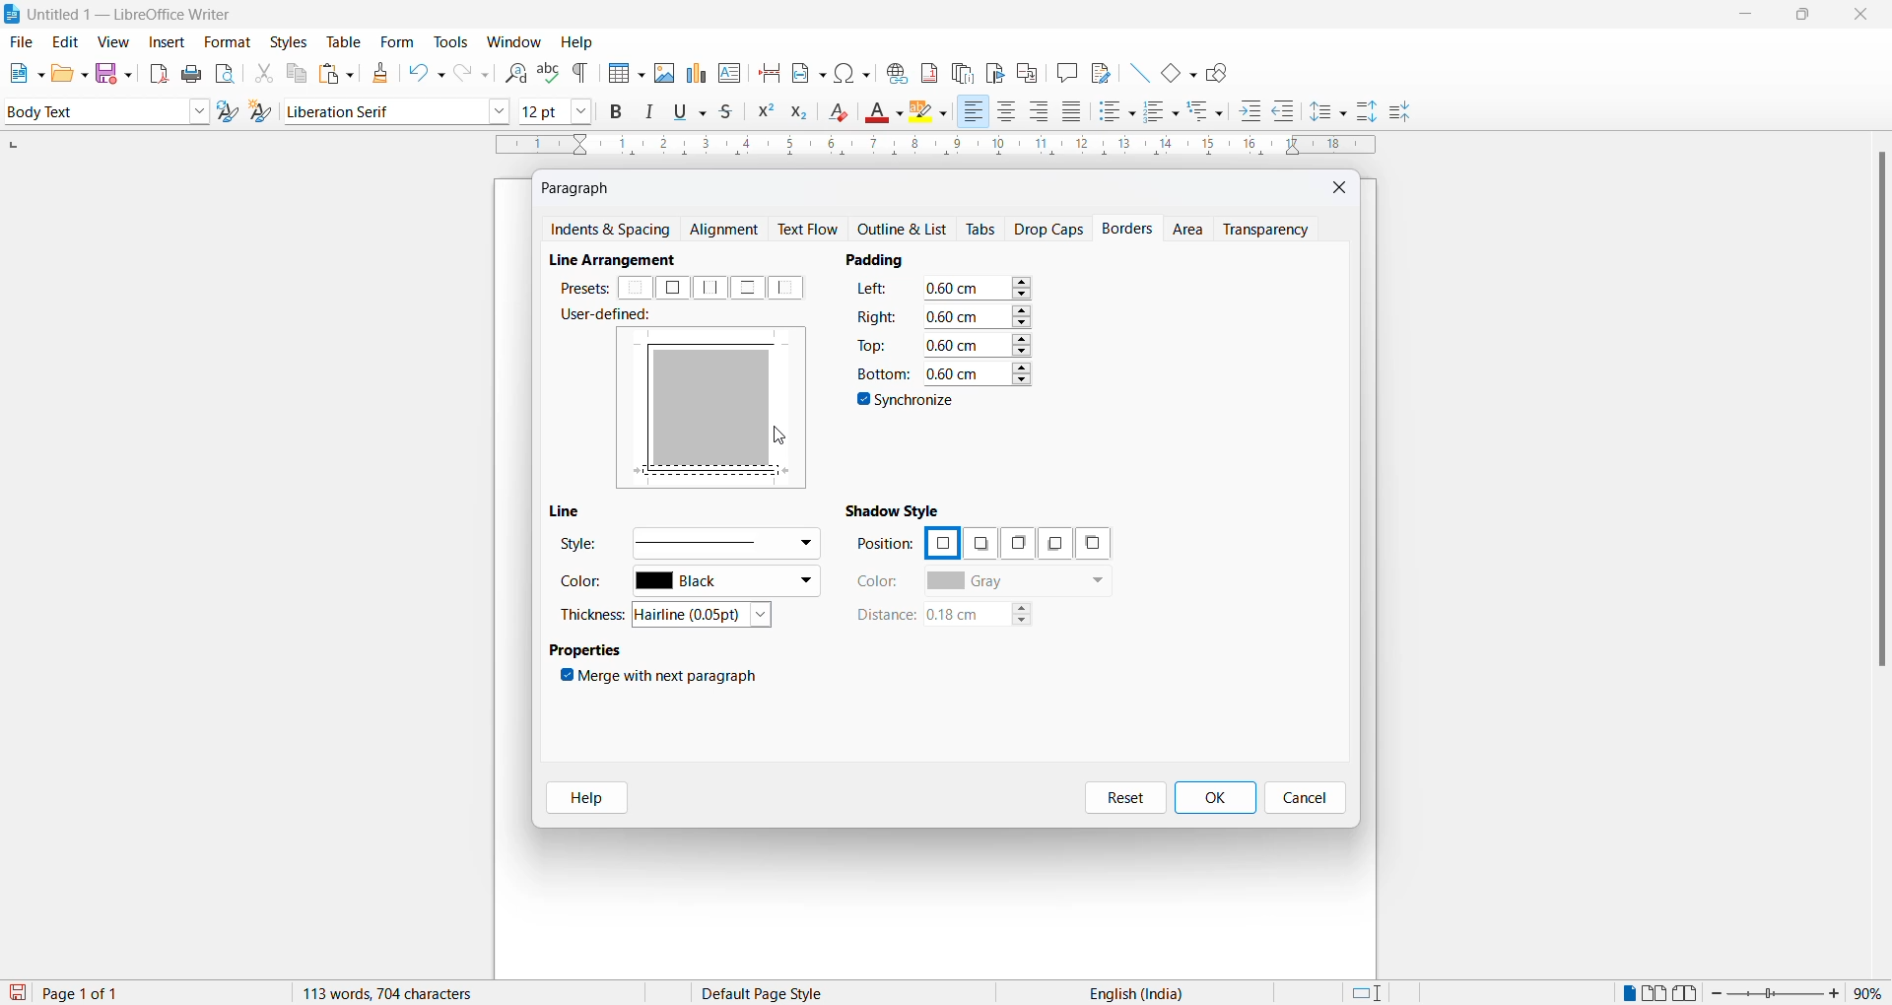 The width and height of the screenshot is (1892, 1005). I want to click on update selected style, so click(232, 112).